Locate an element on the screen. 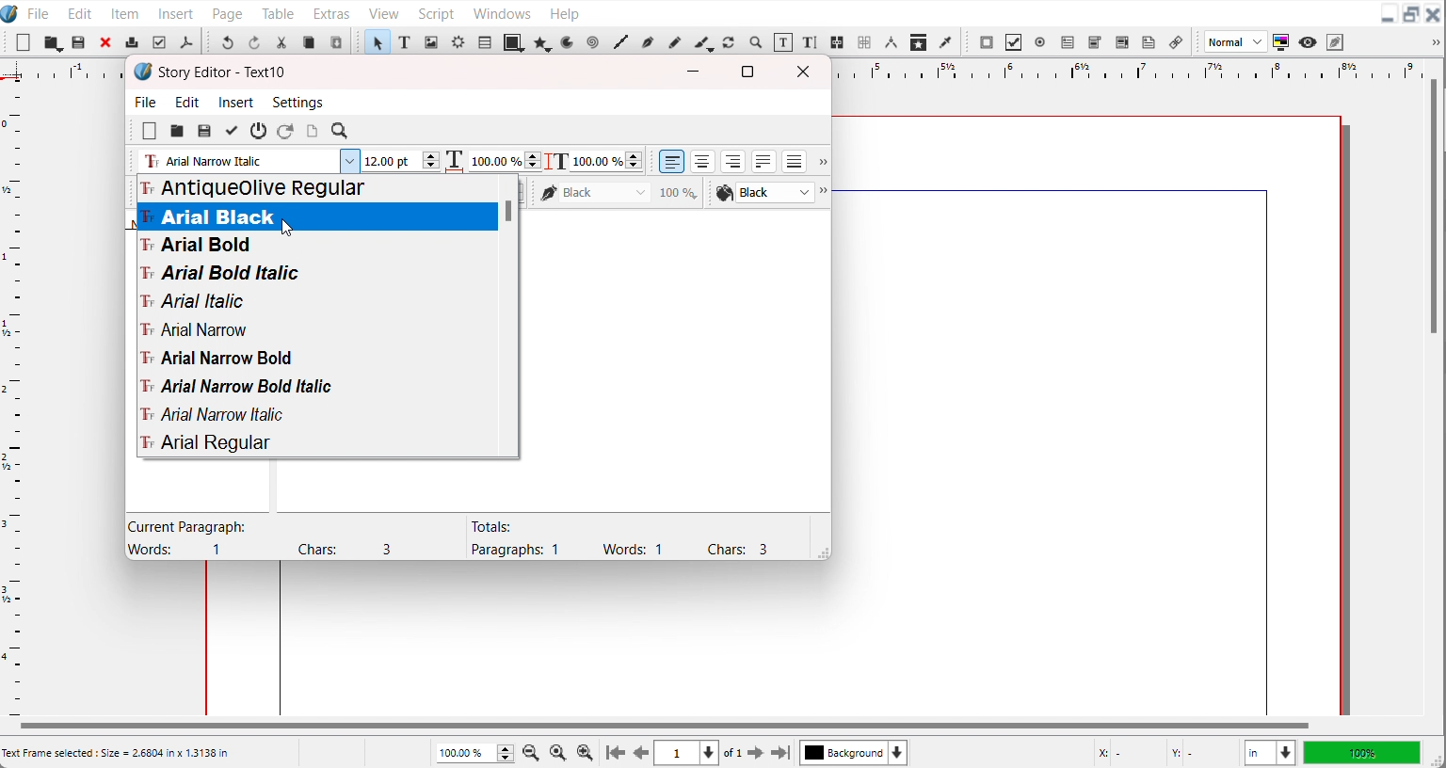 Image resolution: width=1446 pixels, height=768 pixels. Font is located at coordinates (315, 217).